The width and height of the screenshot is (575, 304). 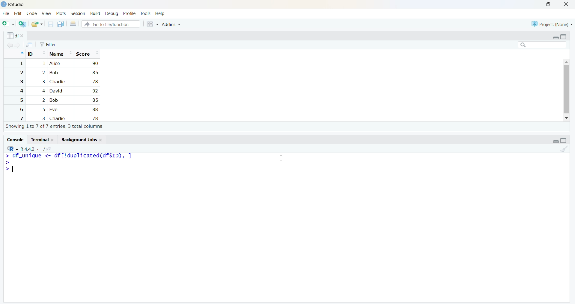 I want to click on 85, so click(x=95, y=72).